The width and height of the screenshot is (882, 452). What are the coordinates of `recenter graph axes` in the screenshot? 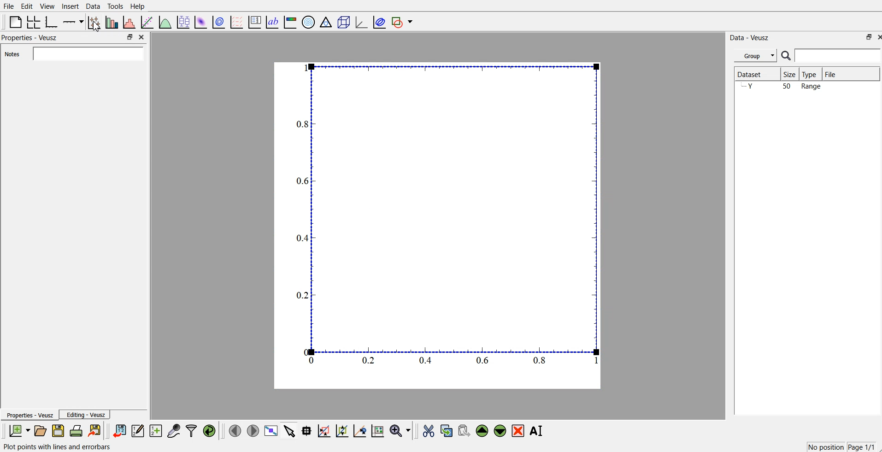 It's located at (359, 431).